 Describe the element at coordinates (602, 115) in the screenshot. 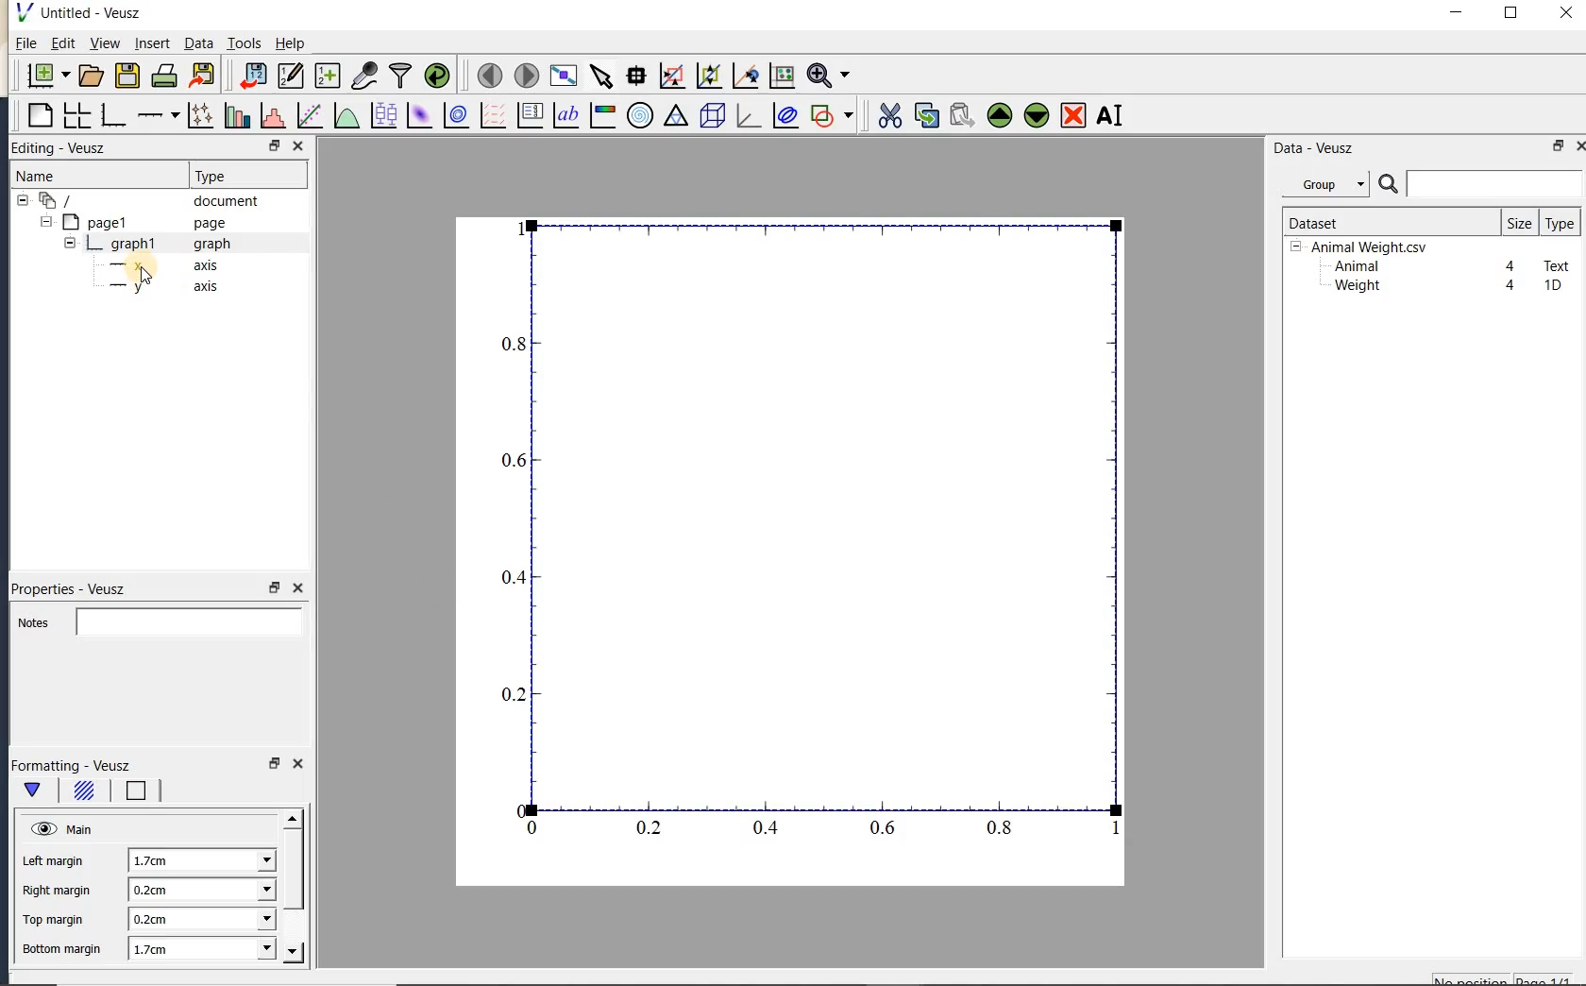

I see `image color bar` at that location.